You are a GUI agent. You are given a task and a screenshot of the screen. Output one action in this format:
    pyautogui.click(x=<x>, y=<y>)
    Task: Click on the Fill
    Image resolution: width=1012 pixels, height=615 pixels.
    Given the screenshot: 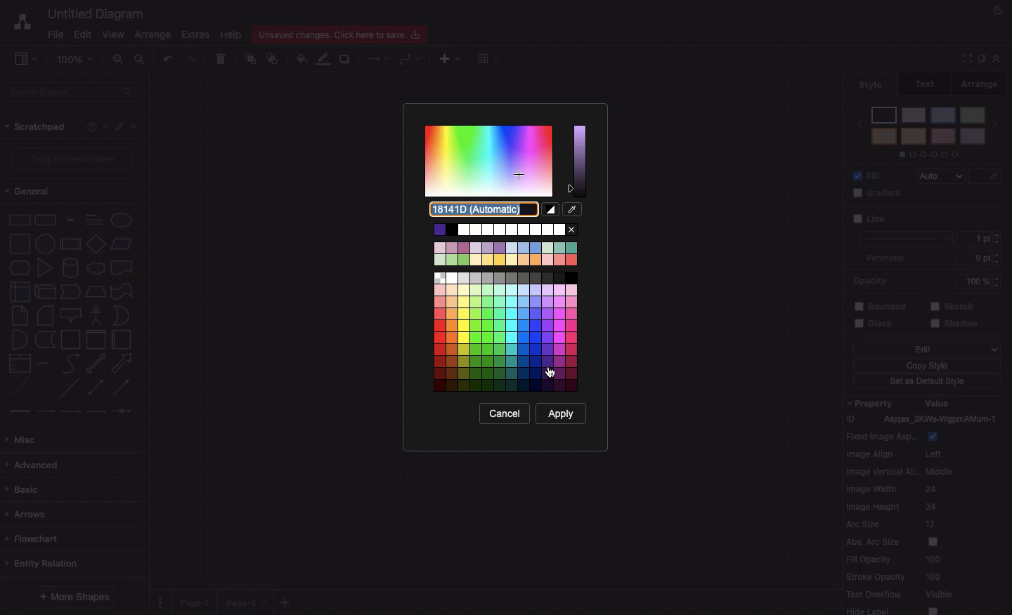 What is the action you would take?
    pyautogui.click(x=870, y=175)
    